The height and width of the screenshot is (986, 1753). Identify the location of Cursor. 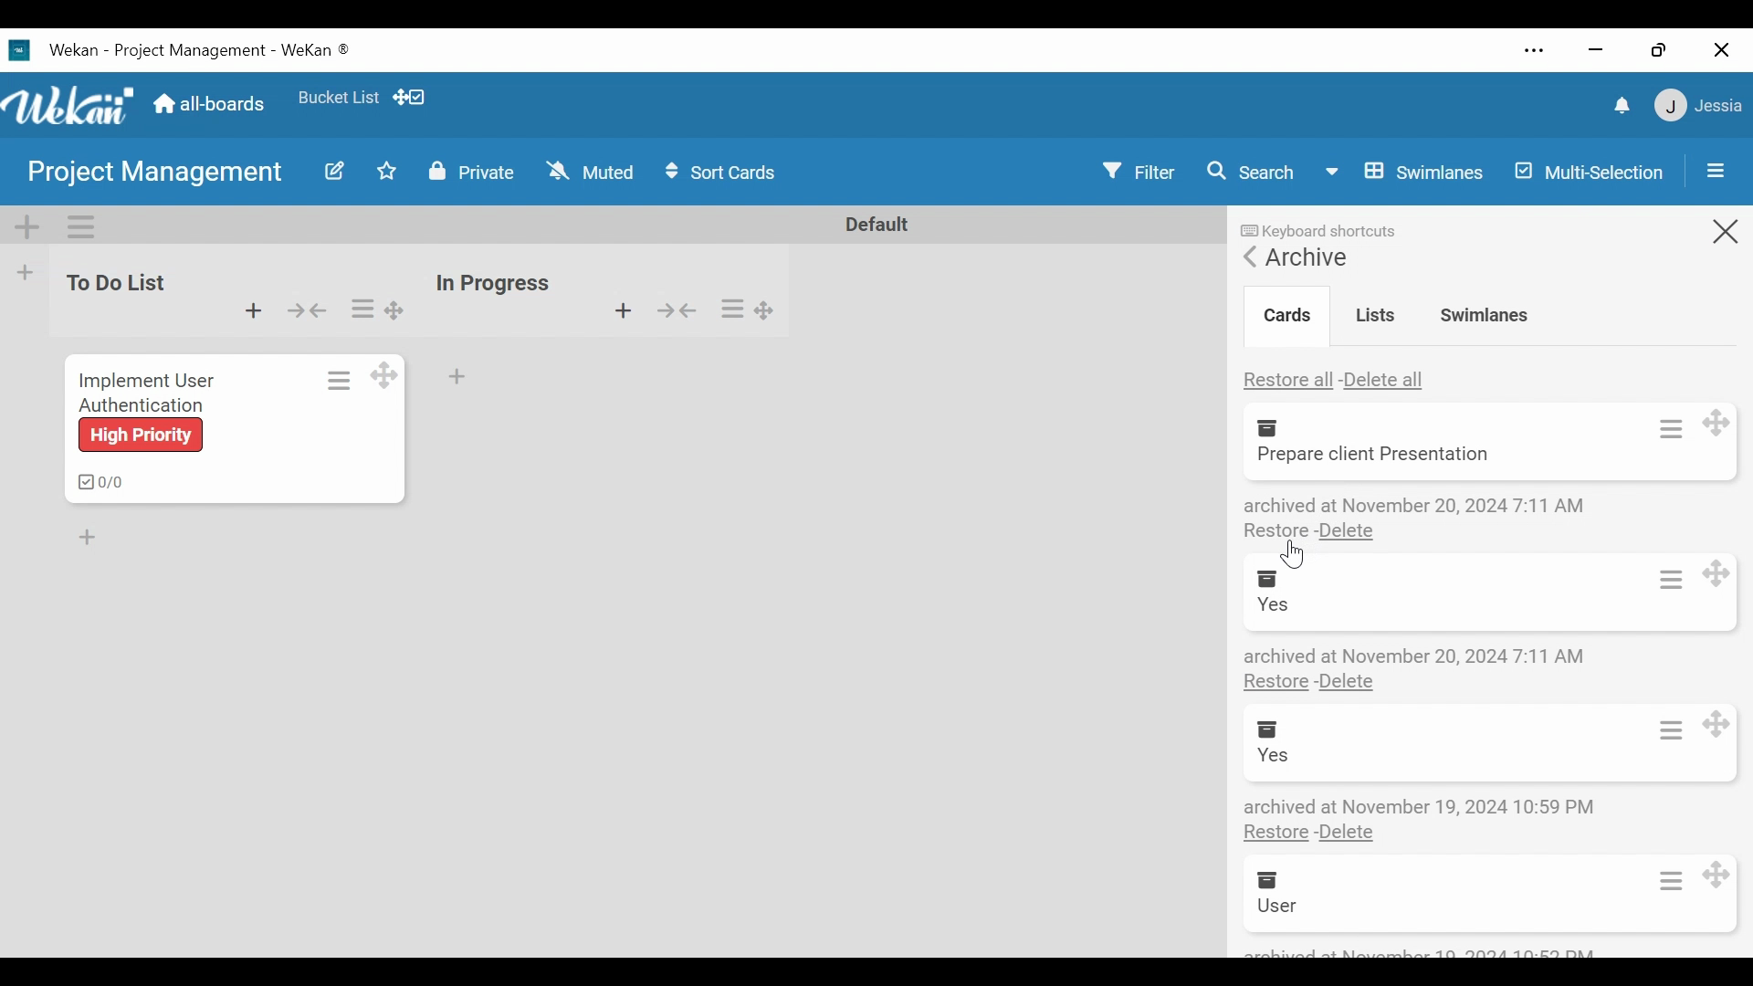
(1291, 556).